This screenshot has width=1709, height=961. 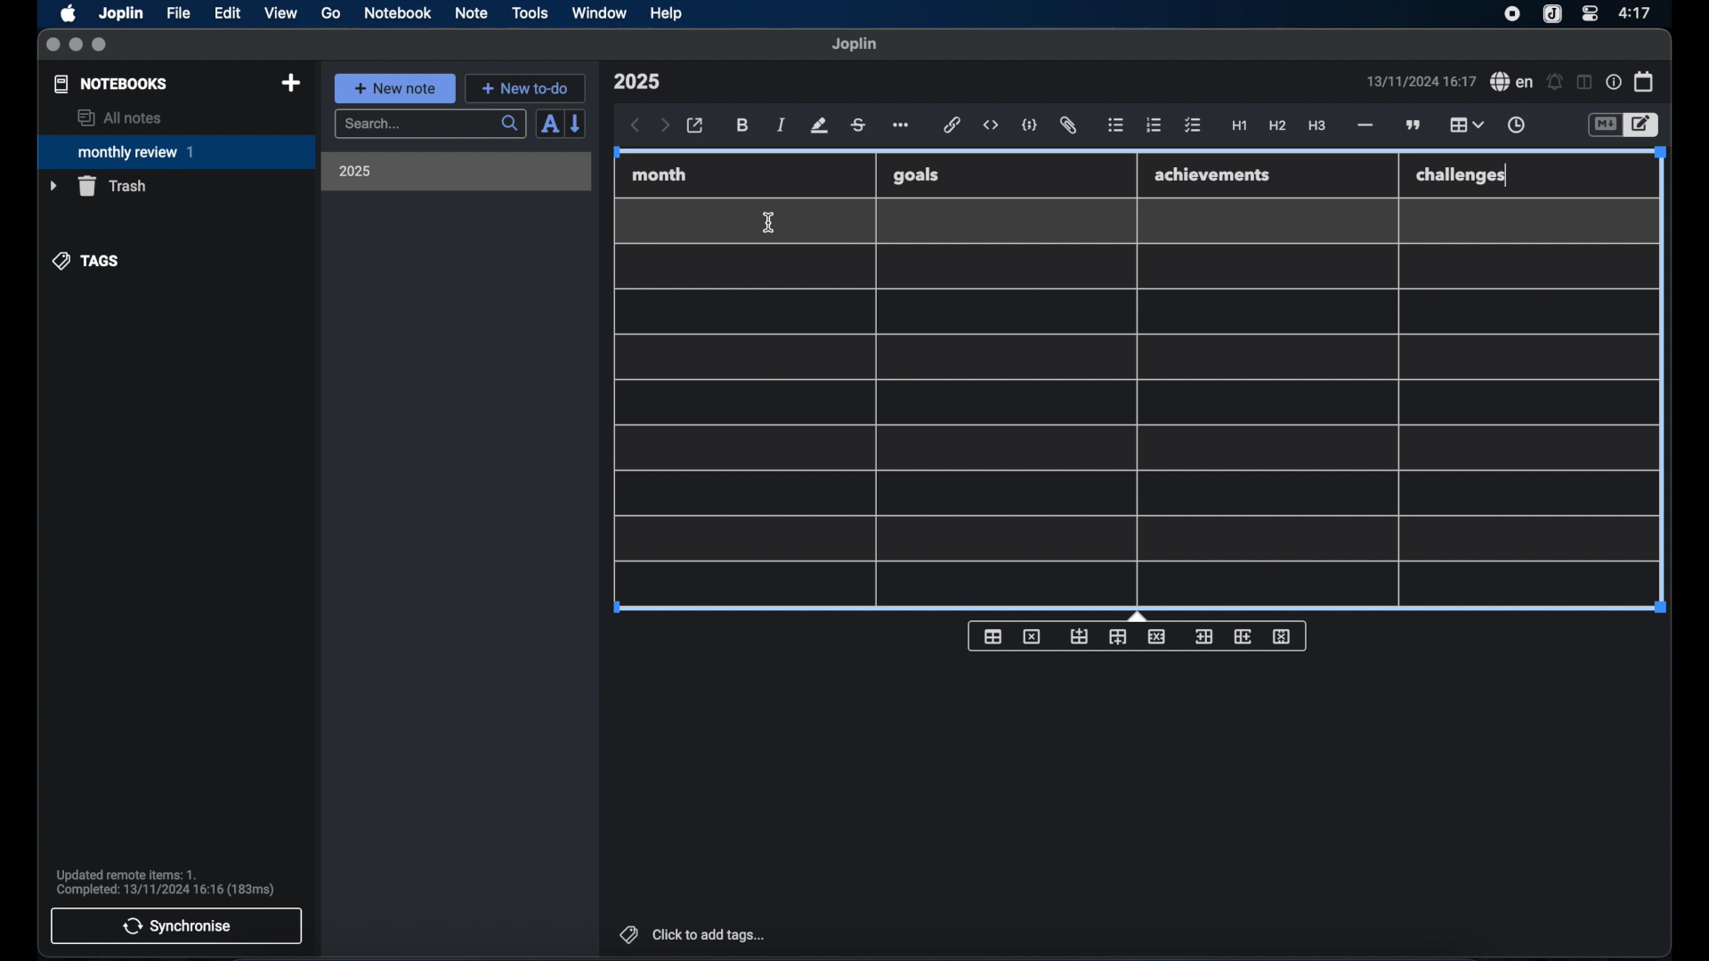 What do you see at coordinates (696, 126) in the screenshot?
I see `open in external editor` at bounding box center [696, 126].